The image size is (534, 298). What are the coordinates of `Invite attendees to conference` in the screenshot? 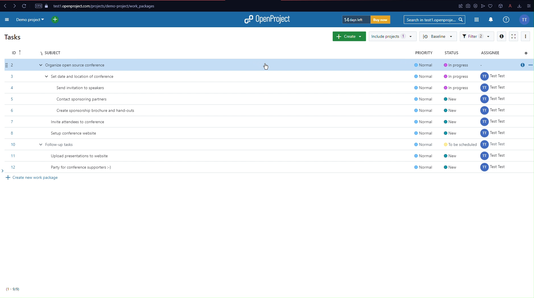 It's located at (78, 121).